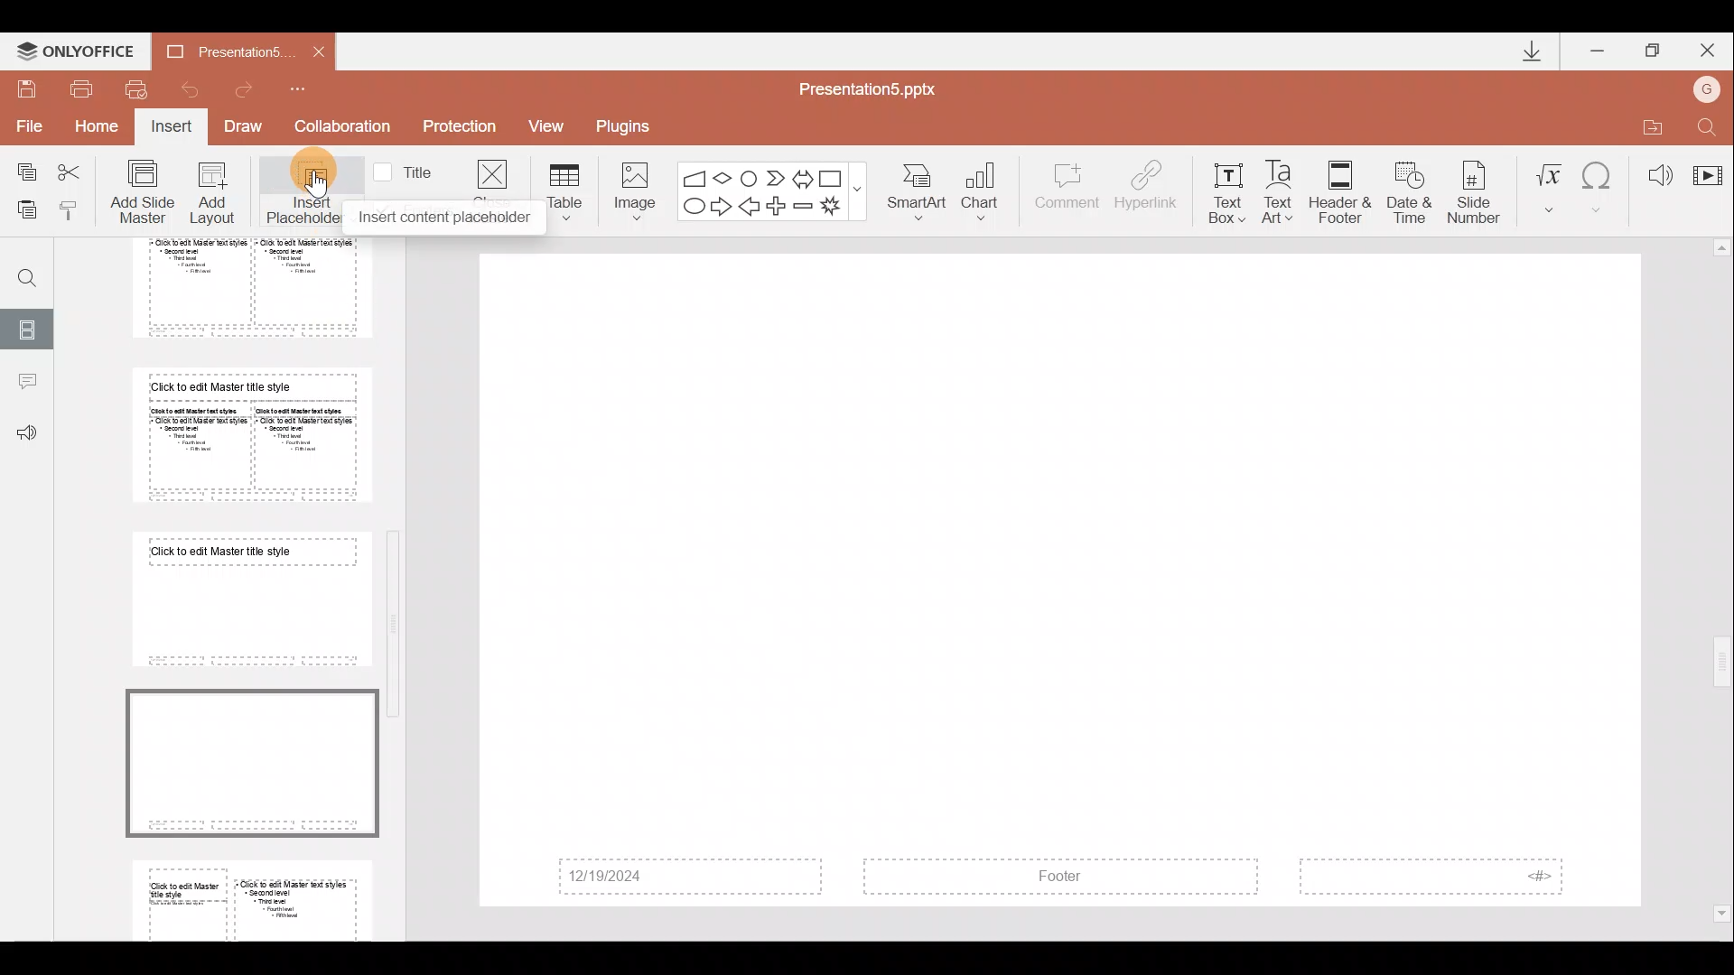  Describe the element at coordinates (408, 171) in the screenshot. I see `Title` at that location.